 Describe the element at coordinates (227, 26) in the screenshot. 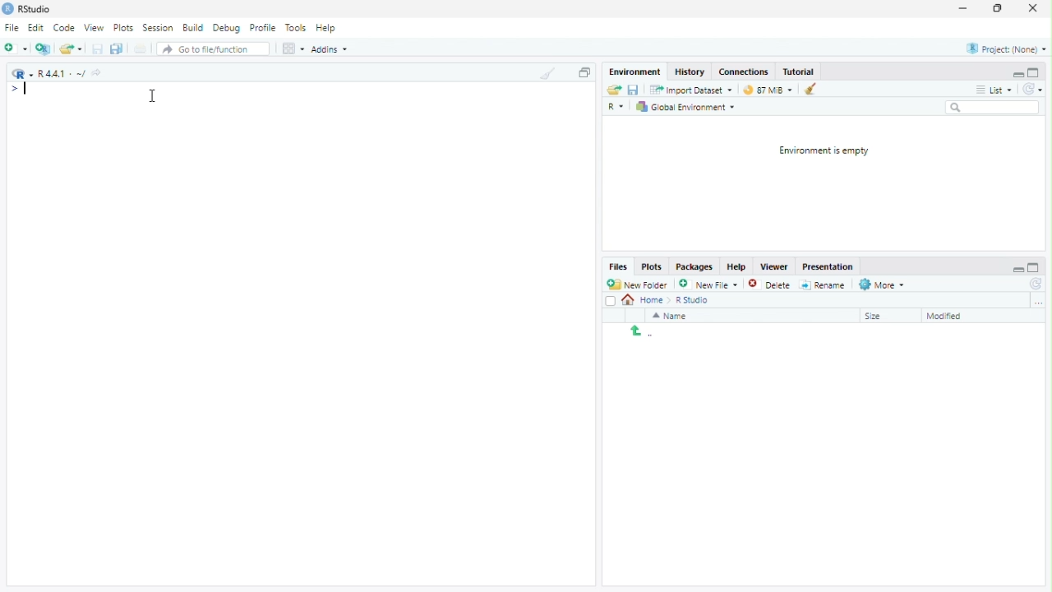

I see `Debug` at that location.